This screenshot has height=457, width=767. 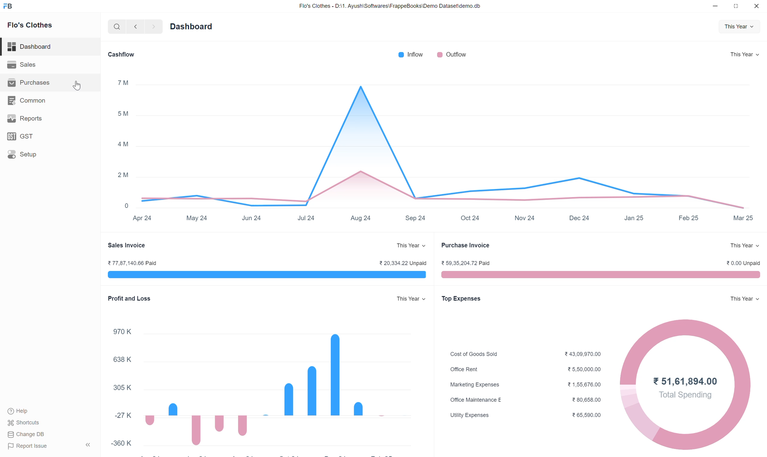 What do you see at coordinates (27, 101) in the screenshot?
I see `Common ` at bounding box center [27, 101].